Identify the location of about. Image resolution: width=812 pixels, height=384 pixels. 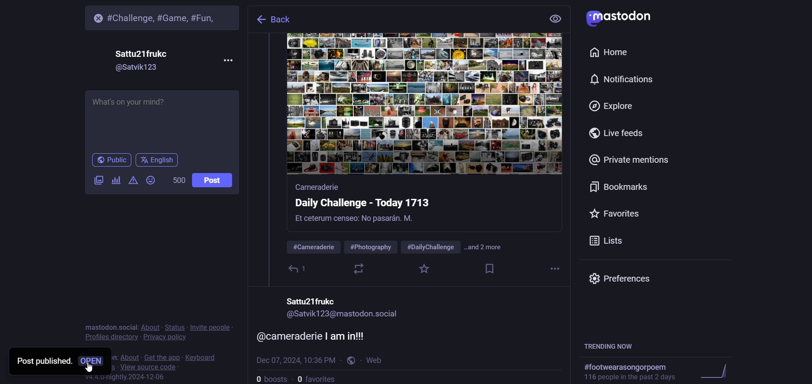
(149, 326).